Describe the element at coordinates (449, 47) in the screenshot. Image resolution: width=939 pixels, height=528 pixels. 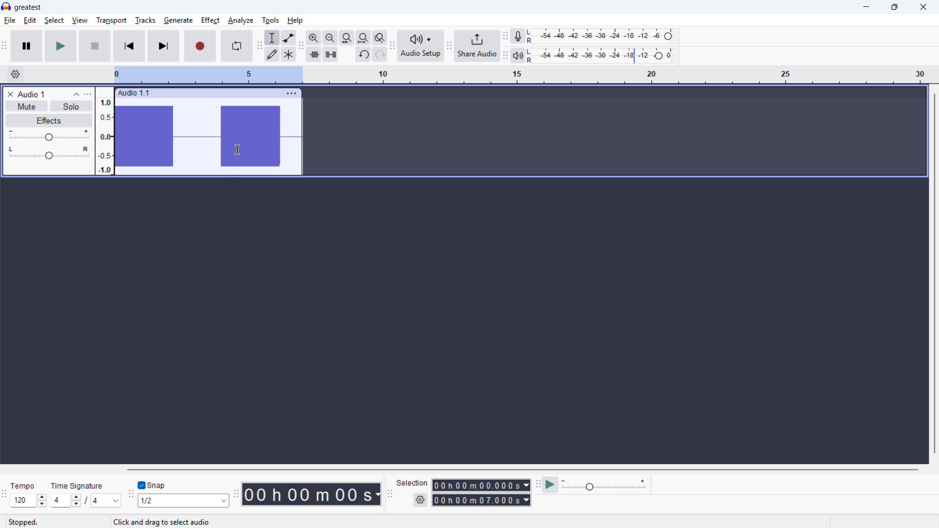
I see `` at that location.